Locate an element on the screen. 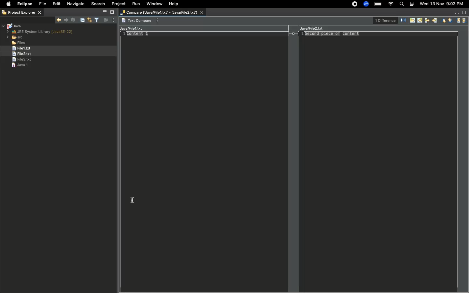  Notification is located at coordinates (413, 4).